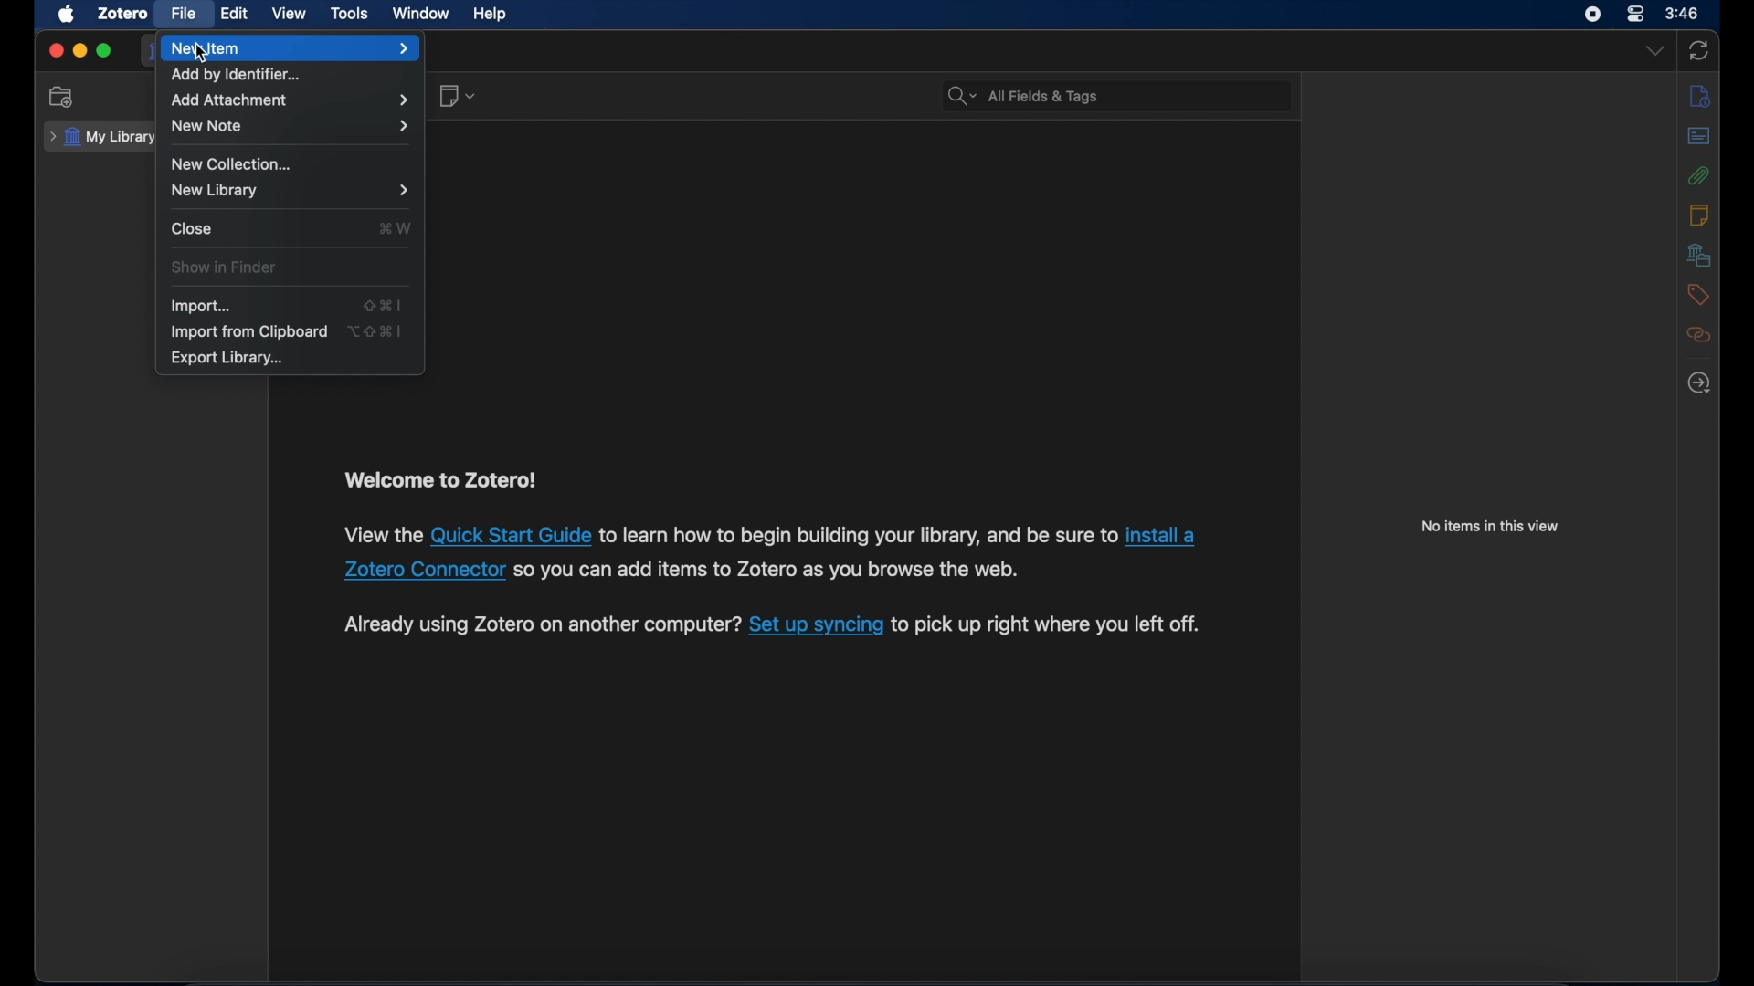 Image resolution: width=1754 pixels, height=986 pixels. What do you see at coordinates (491, 14) in the screenshot?
I see `help` at bounding box center [491, 14].